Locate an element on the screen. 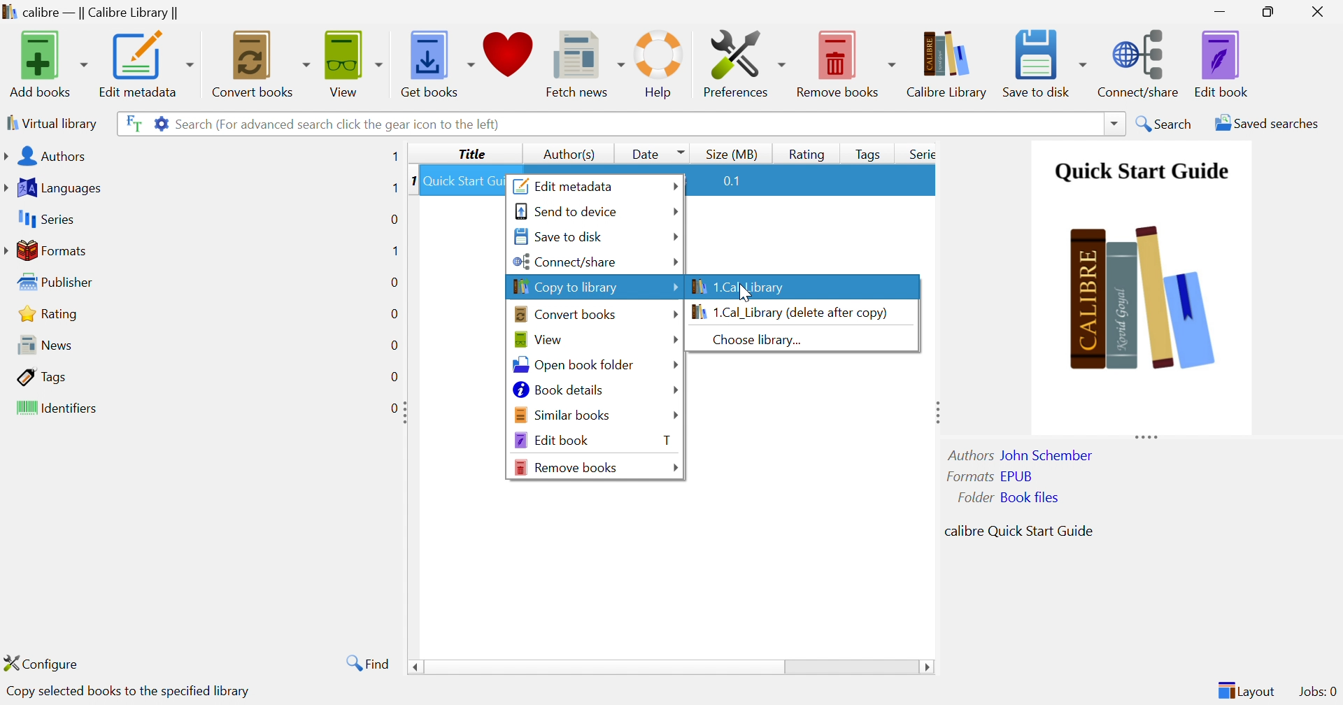 The width and height of the screenshot is (1343, 705). Scroll Right is located at coordinates (928, 668).